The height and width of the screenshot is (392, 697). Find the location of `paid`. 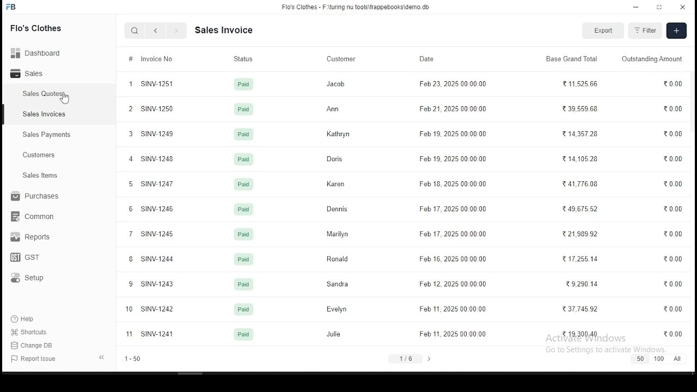

paid is located at coordinates (243, 333).